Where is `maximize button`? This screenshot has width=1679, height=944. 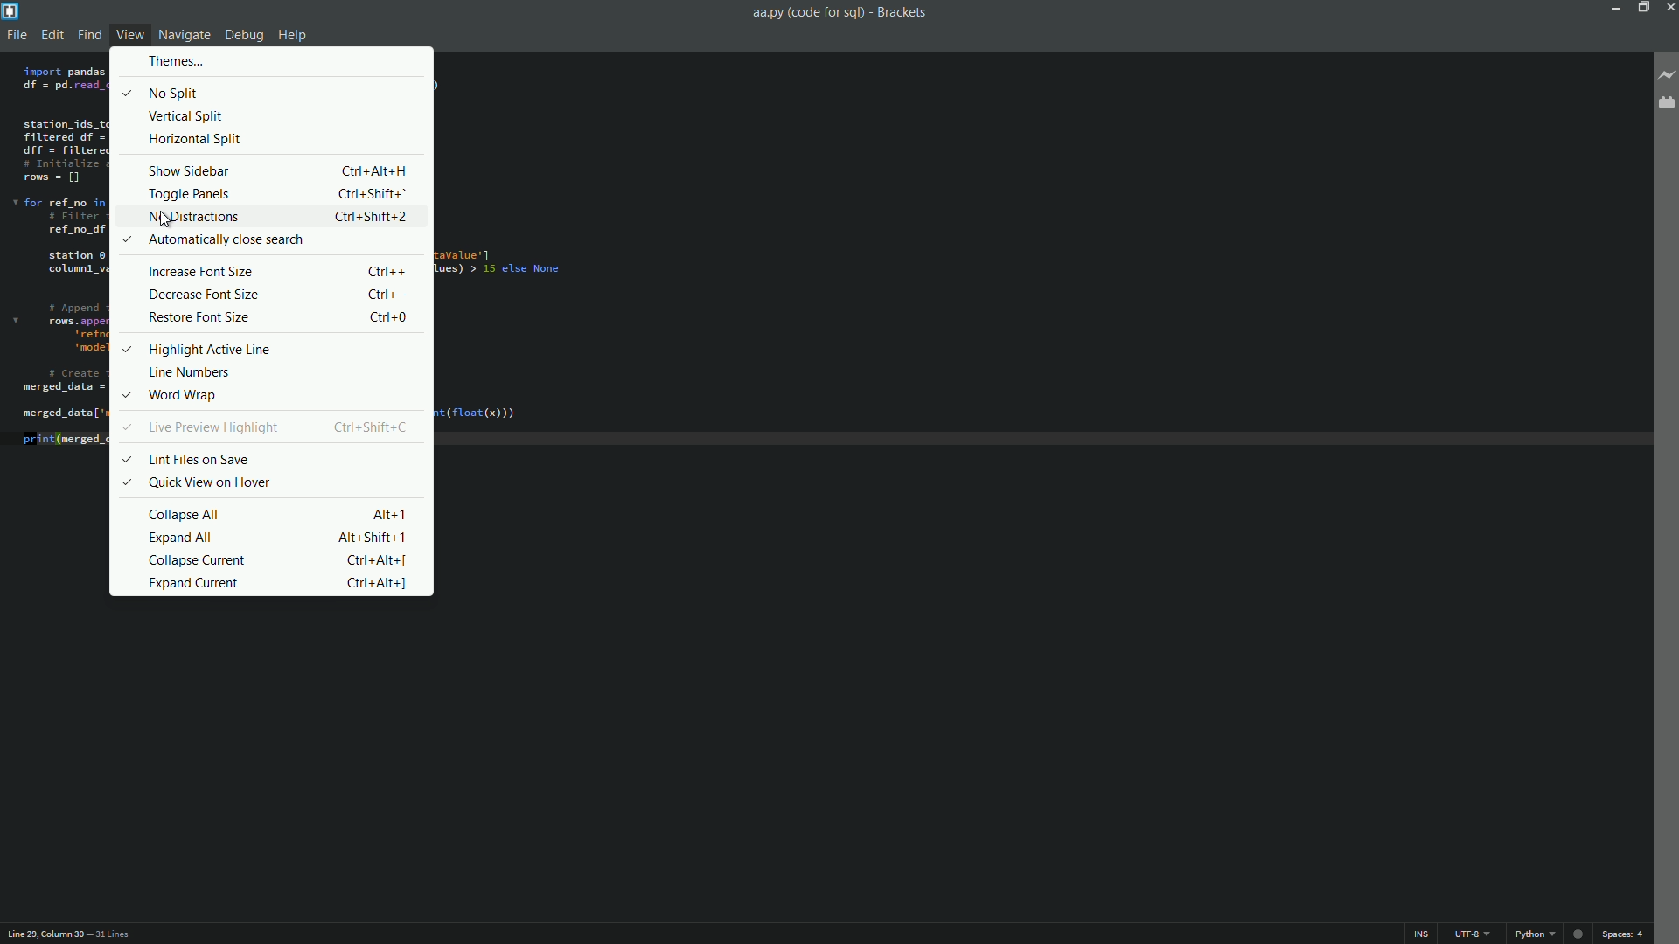
maximize button is located at coordinates (1641, 7).